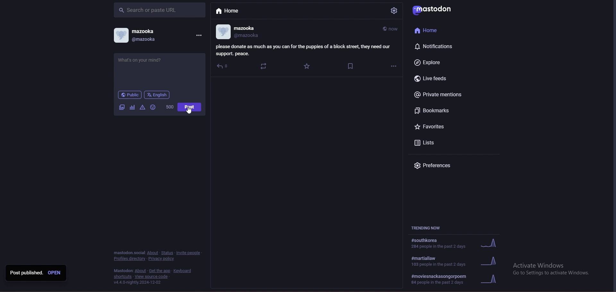 The width and height of the screenshot is (616, 292). What do you see at coordinates (435, 10) in the screenshot?
I see `mastodon` at bounding box center [435, 10].